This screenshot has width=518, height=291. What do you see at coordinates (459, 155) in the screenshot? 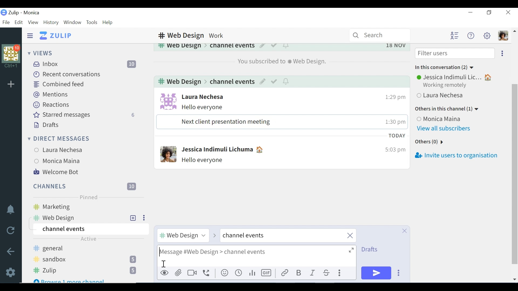
I see `Invite users to organisation` at bounding box center [459, 155].